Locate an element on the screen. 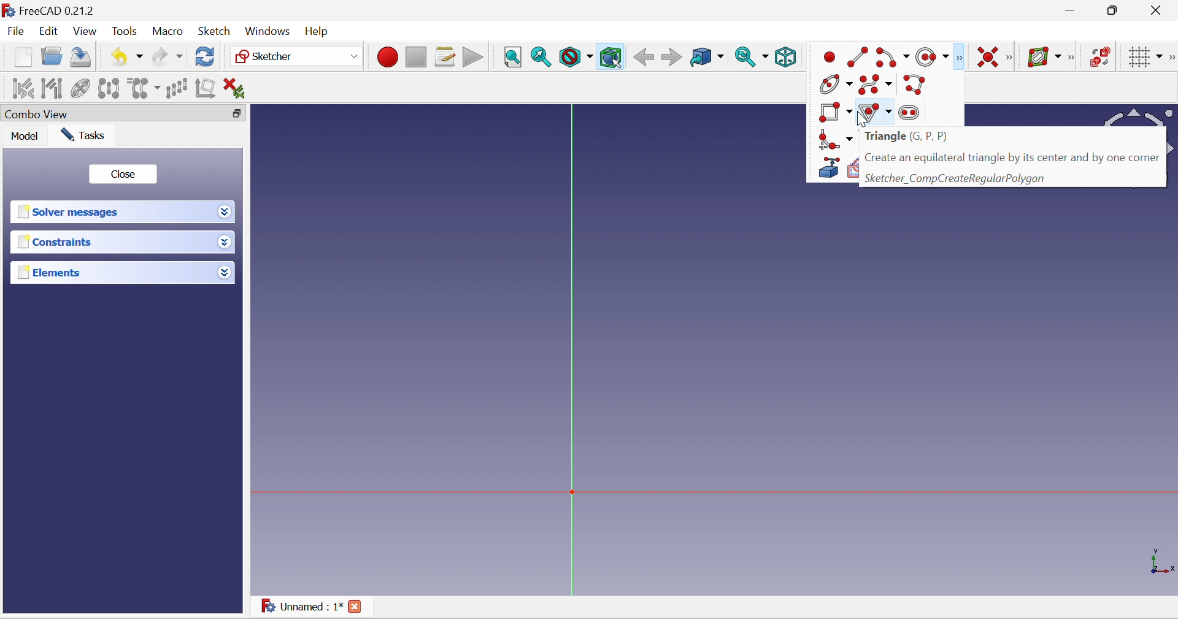  [Sketcher constraints] is located at coordinates (1009, 58).